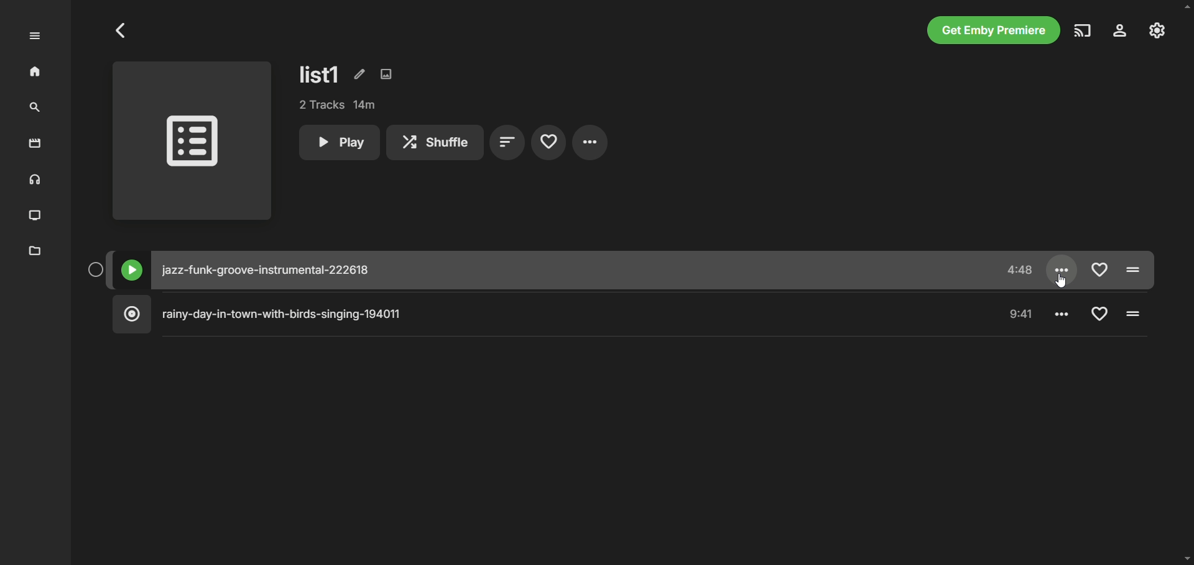  Describe the element at coordinates (1099, 313) in the screenshot. I see `Add to favorite` at that location.